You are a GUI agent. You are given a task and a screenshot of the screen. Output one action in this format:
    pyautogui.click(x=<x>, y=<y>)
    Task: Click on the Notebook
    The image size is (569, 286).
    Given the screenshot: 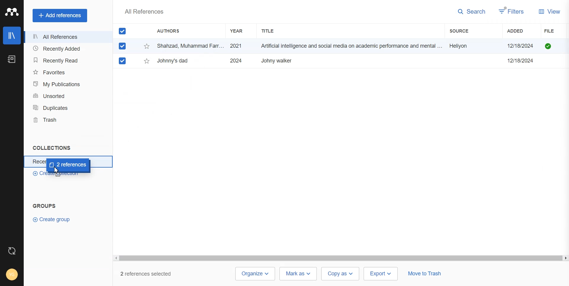 What is the action you would take?
    pyautogui.click(x=12, y=59)
    